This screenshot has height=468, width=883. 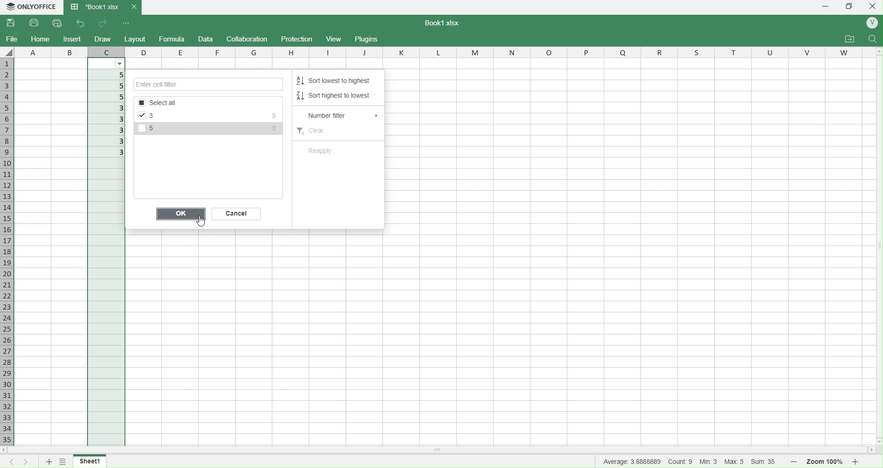 What do you see at coordinates (366, 38) in the screenshot?
I see `Plugins` at bounding box center [366, 38].